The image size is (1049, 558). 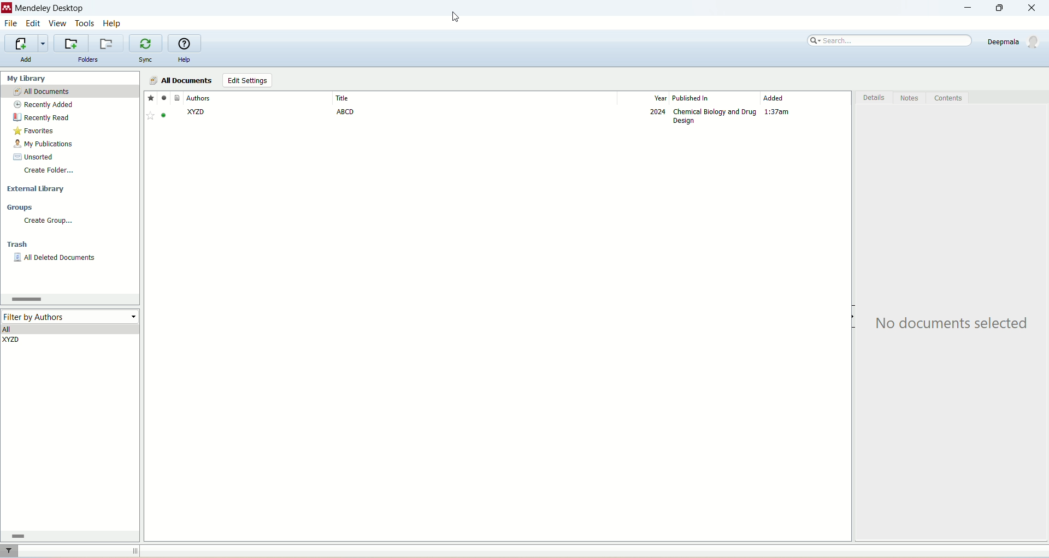 What do you see at coordinates (259, 98) in the screenshot?
I see `author` at bounding box center [259, 98].